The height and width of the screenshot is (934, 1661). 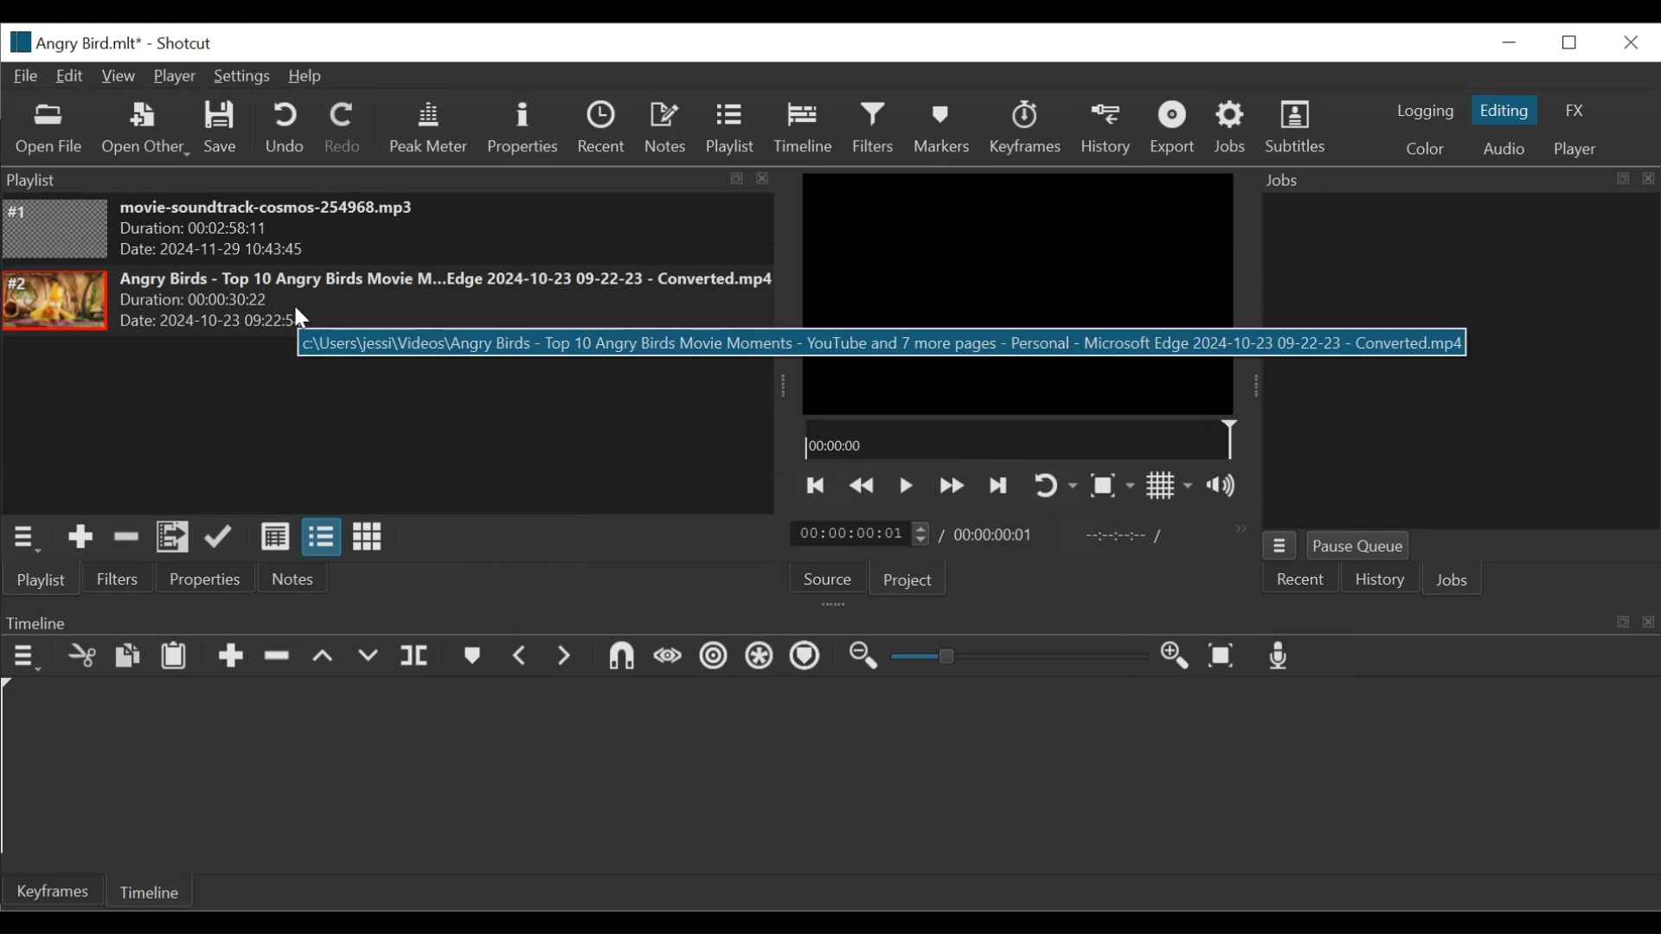 I want to click on Toggle play or pause, so click(x=907, y=486).